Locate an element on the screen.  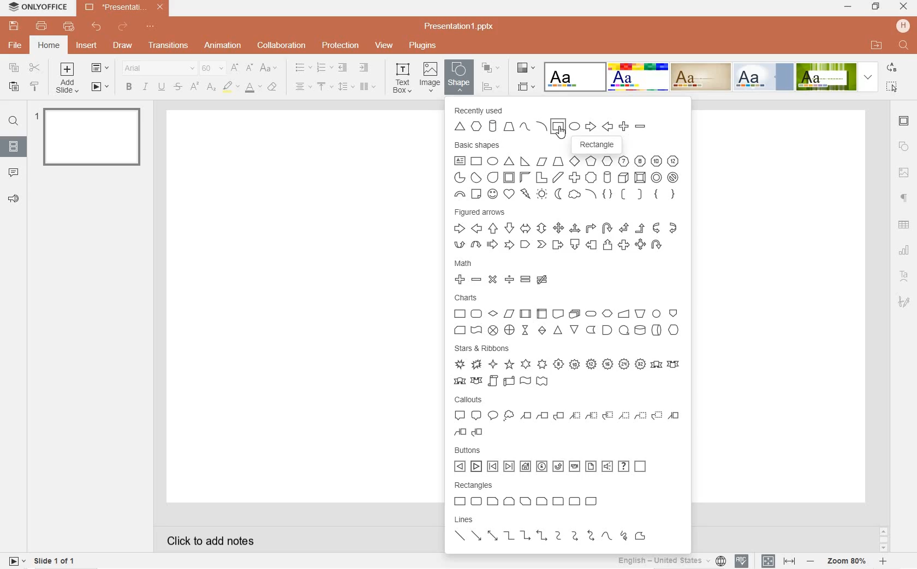
comments is located at coordinates (14, 172).